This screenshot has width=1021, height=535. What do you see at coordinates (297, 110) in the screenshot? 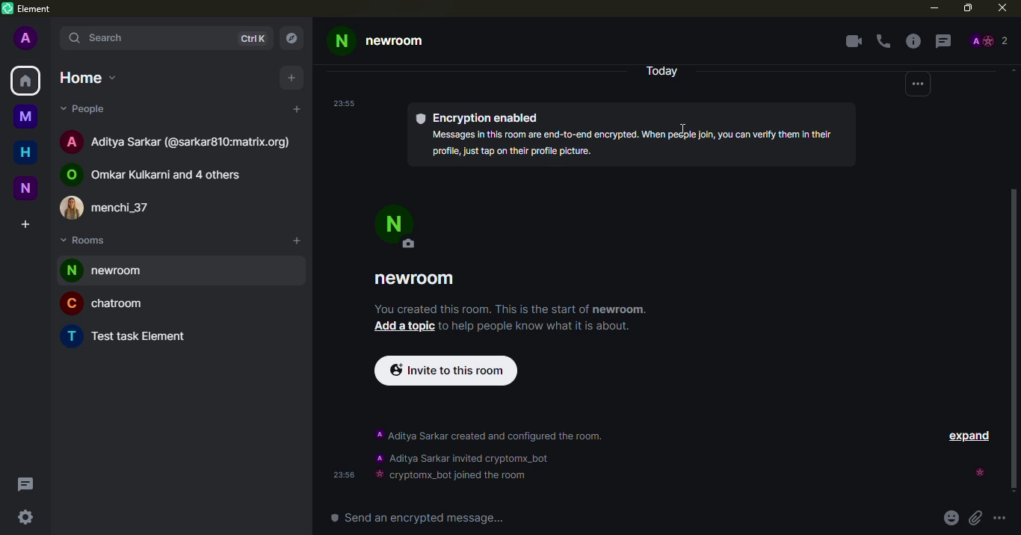
I see `add` at bounding box center [297, 110].